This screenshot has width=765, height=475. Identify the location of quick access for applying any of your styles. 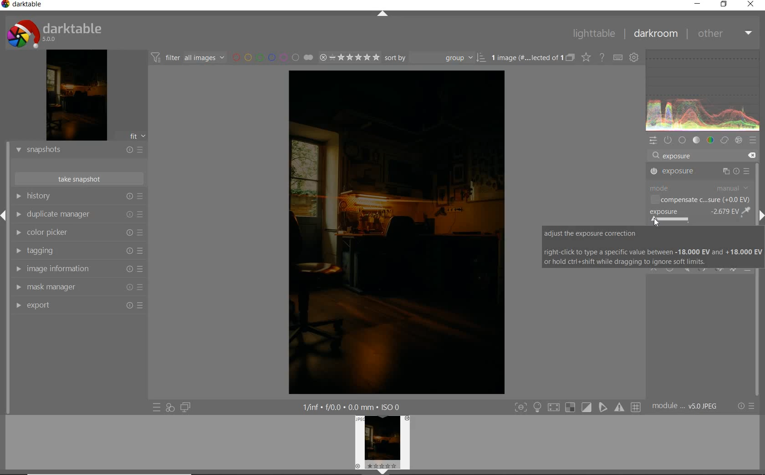
(169, 407).